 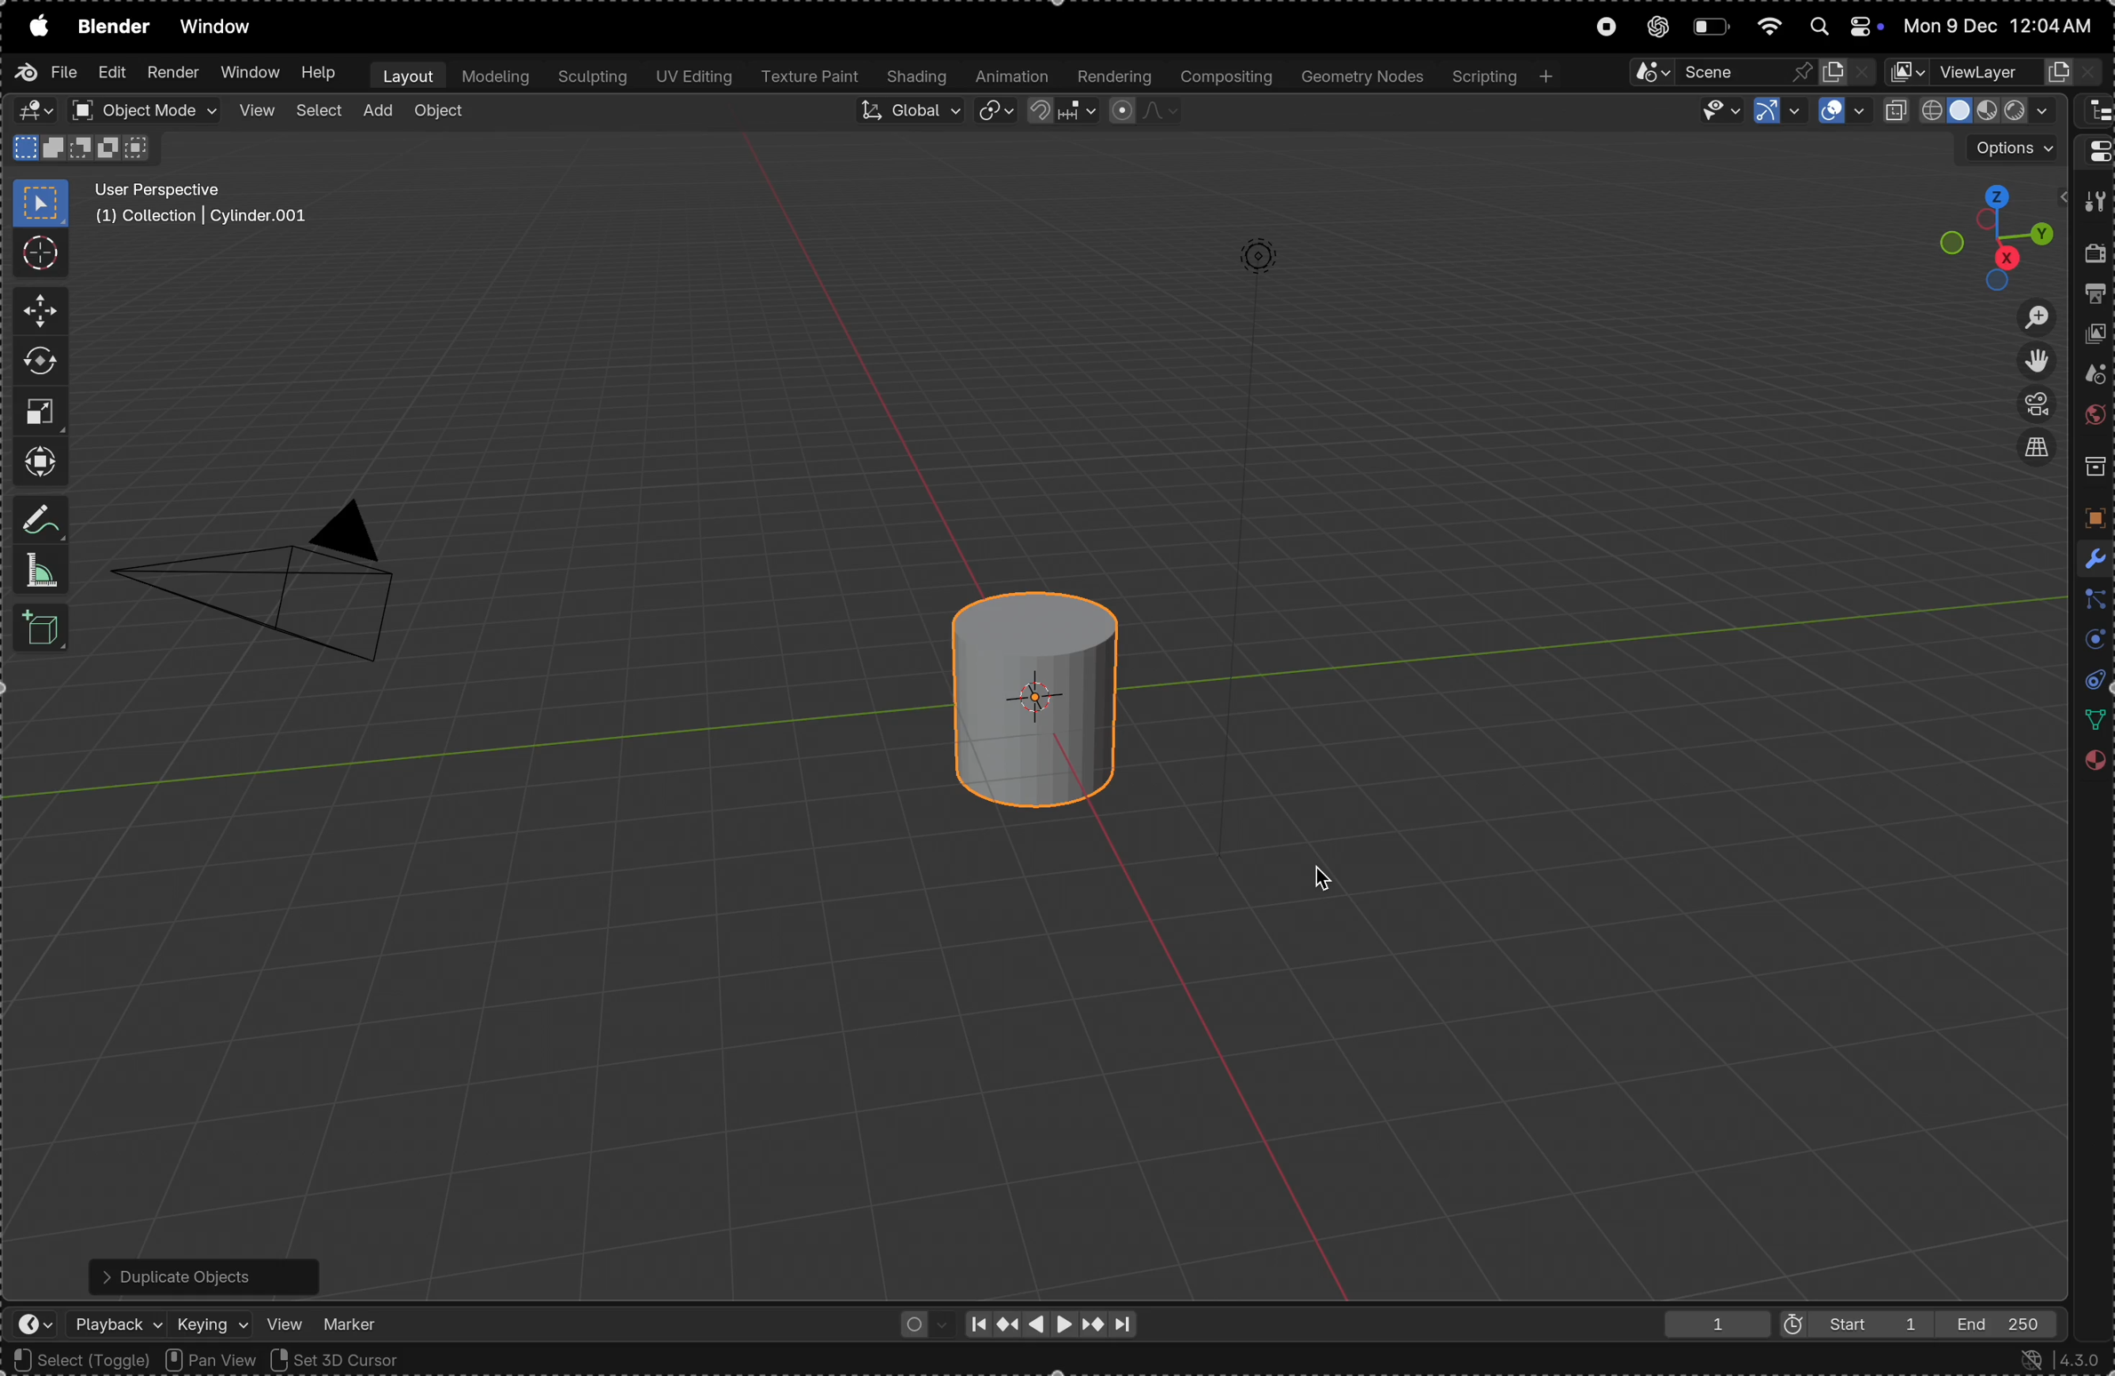 I want to click on User perspective, so click(x=204, y=204).